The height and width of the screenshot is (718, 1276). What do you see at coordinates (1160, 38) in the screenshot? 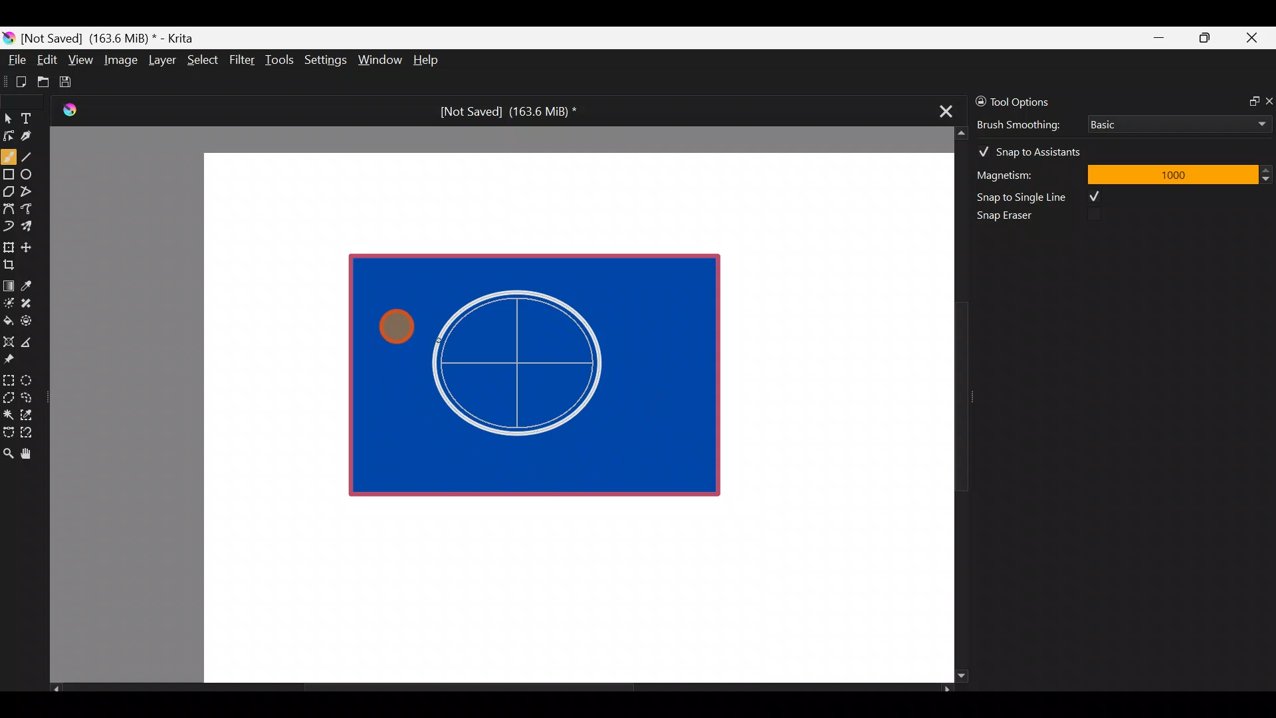
I see `Minimize` at bounding box center [1160, 38].